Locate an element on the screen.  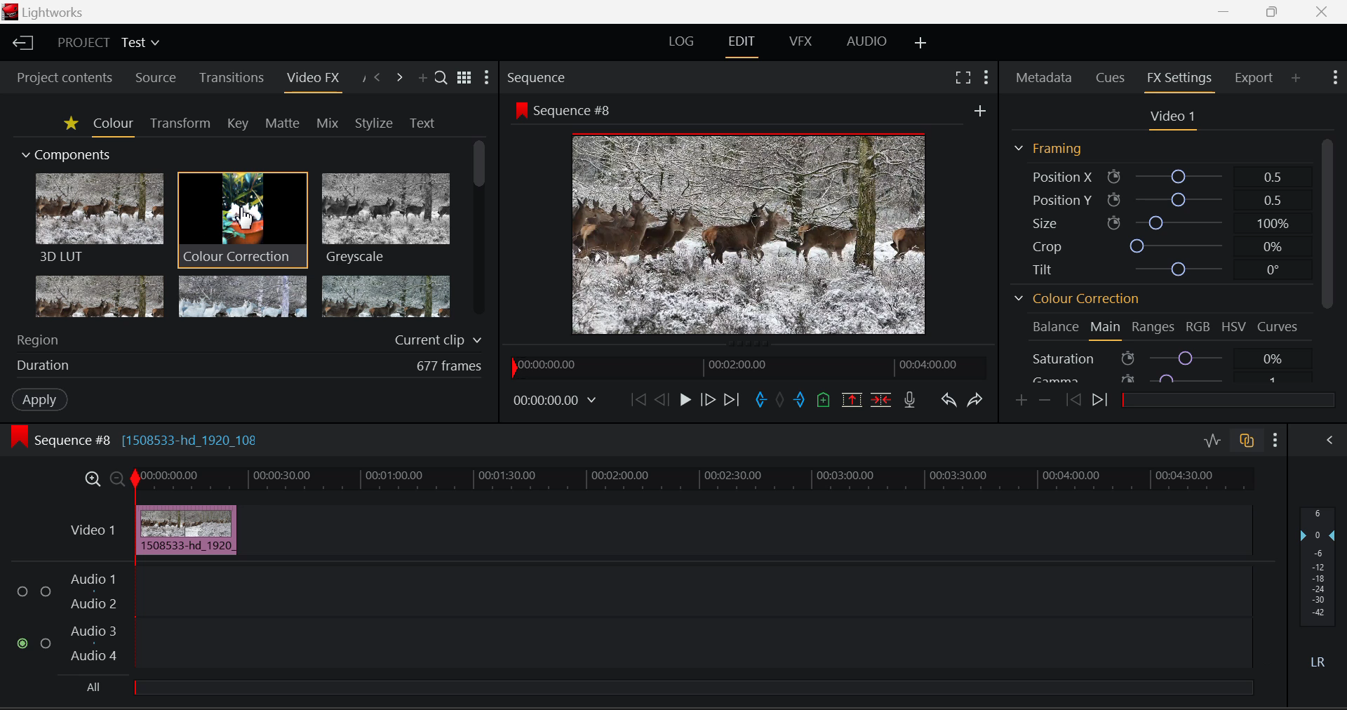
Glow is located at coordinates (100, 296).